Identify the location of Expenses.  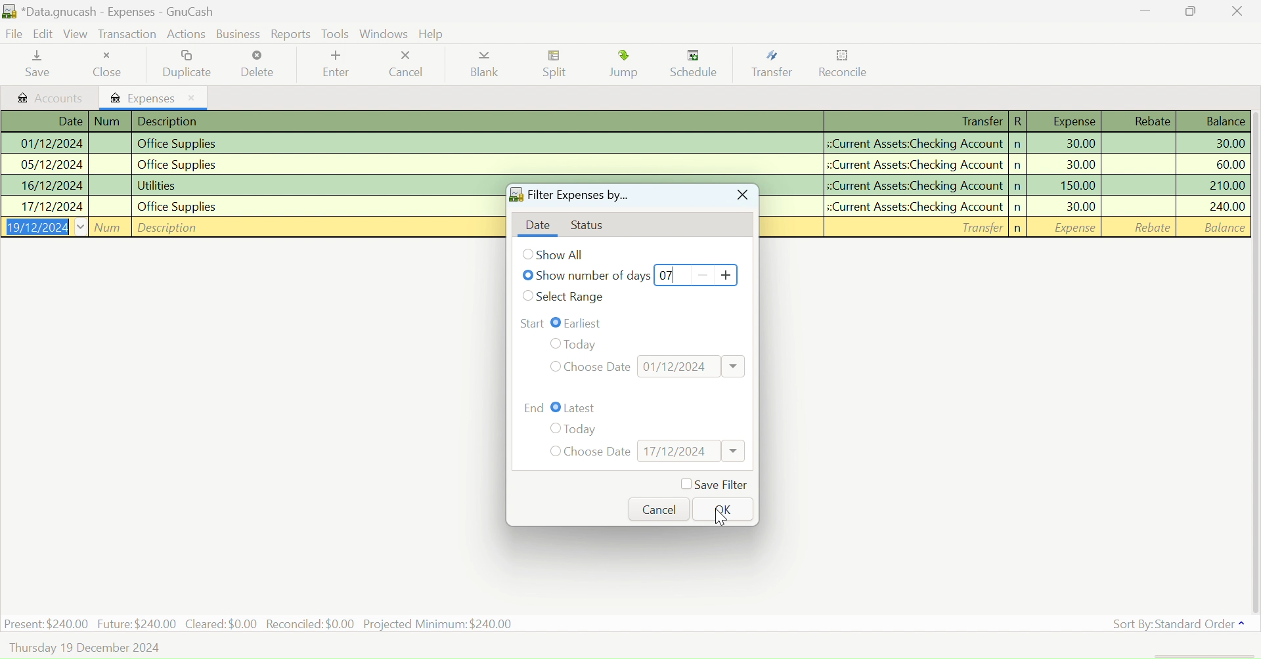
(155, 97).